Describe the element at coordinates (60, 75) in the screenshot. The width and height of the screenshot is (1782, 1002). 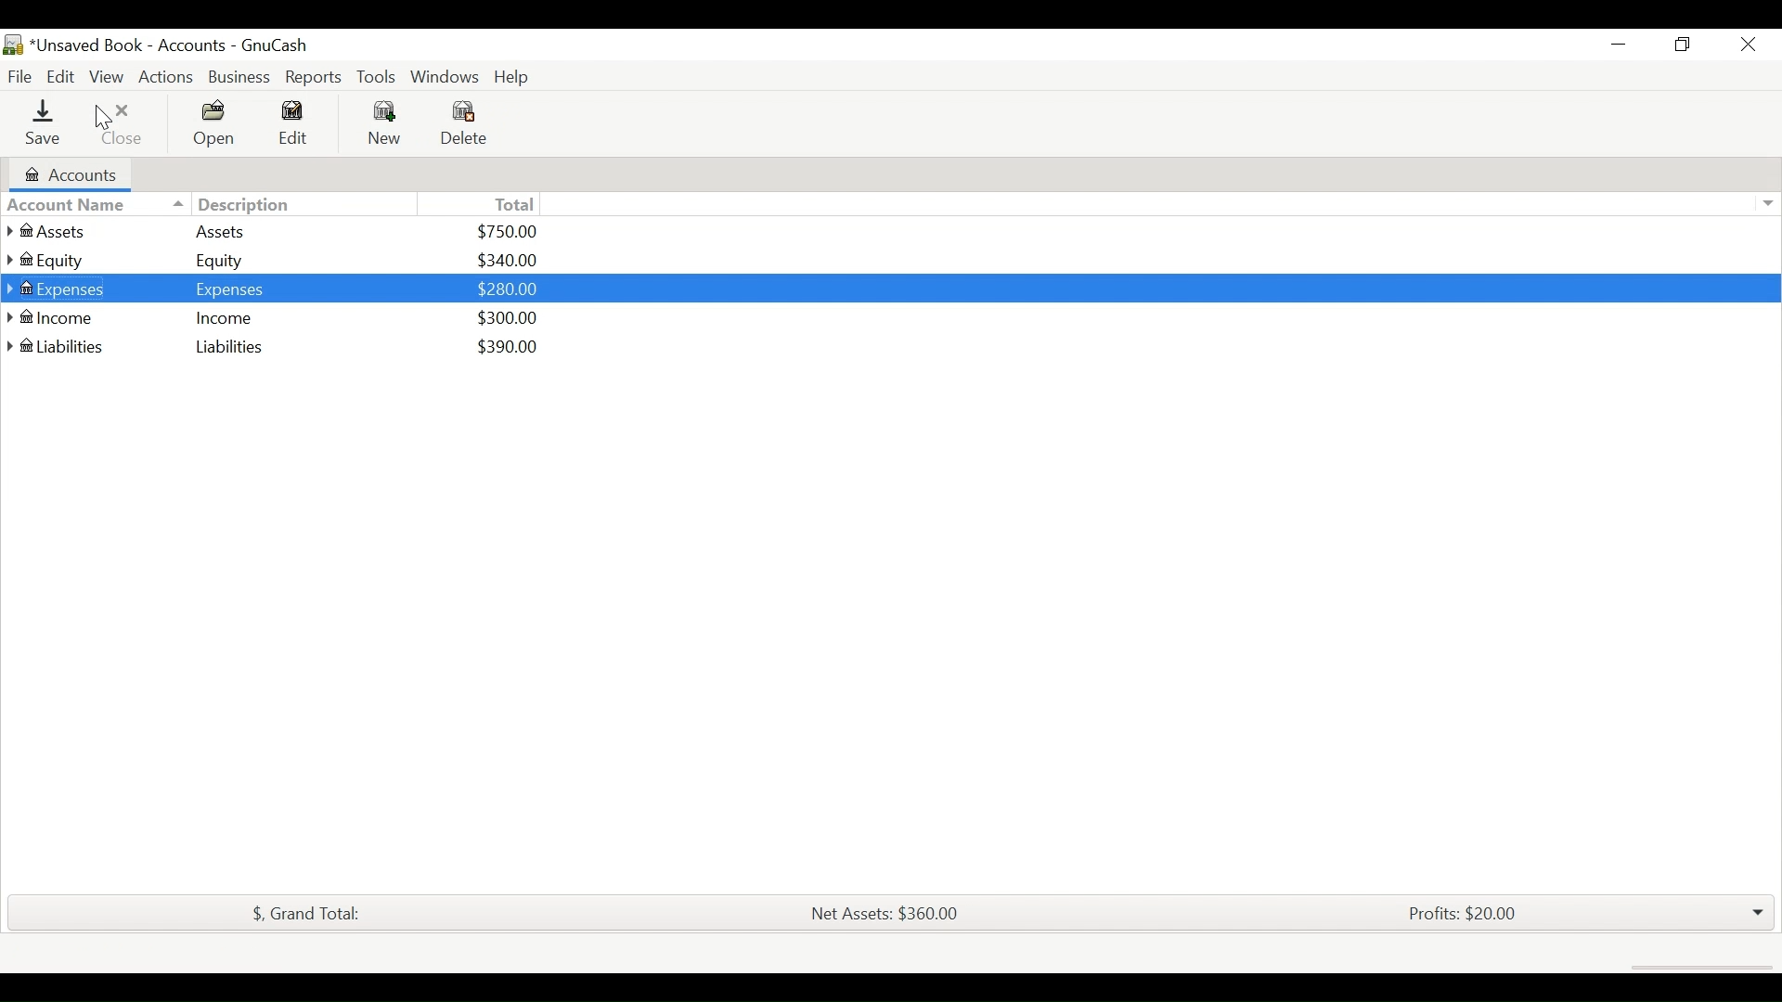
I see `Edit` at that location.